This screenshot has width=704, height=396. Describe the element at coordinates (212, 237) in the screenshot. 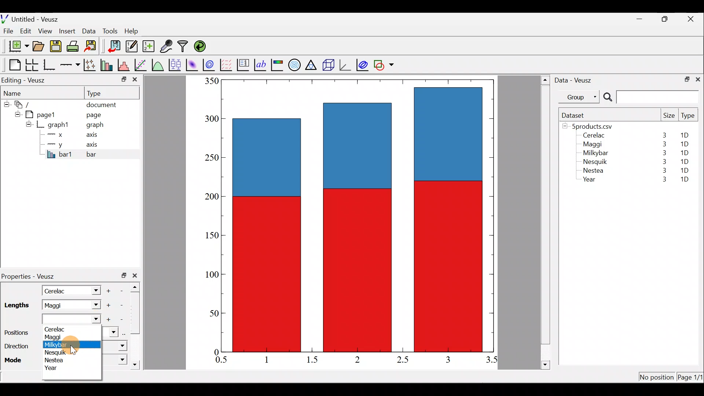

I see `150` at that location.